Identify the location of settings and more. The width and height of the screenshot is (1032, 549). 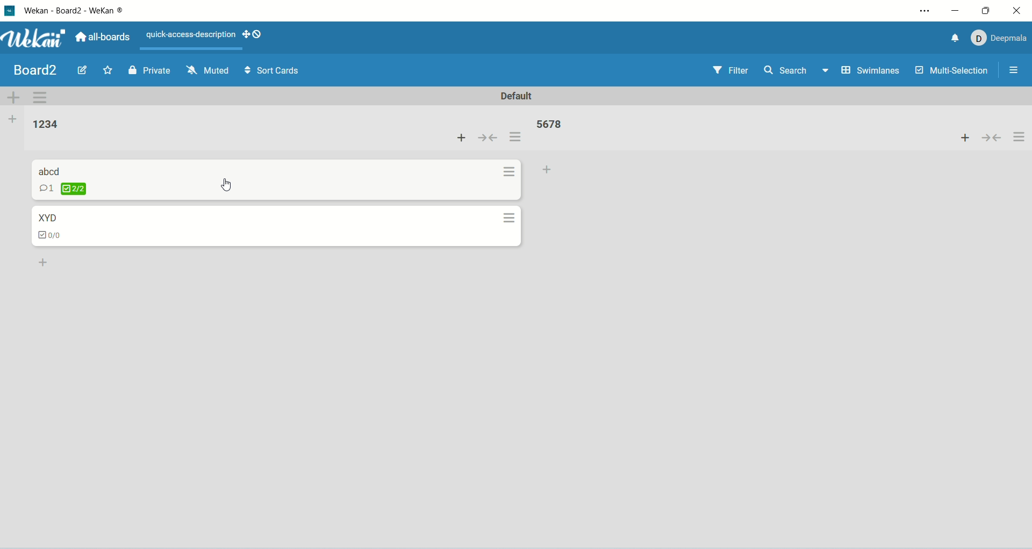
(924, 12).